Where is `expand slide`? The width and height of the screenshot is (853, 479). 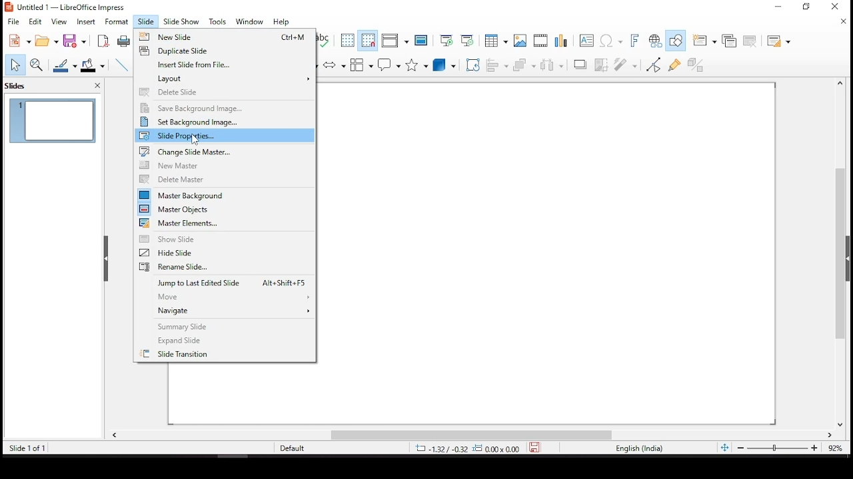 expand slide is located at coordinates (227, 340).